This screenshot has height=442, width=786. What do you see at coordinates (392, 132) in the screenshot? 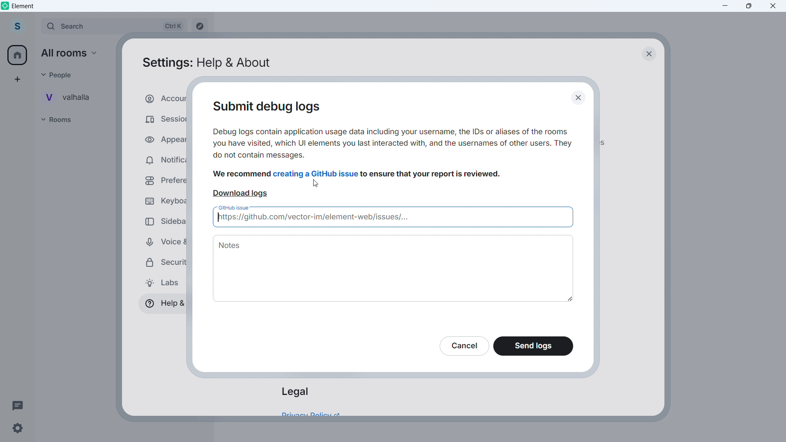
I see `debug logs contain application usage data including your usernam, the IDs or aliases of the rooms` at bounding box center [392, 132].